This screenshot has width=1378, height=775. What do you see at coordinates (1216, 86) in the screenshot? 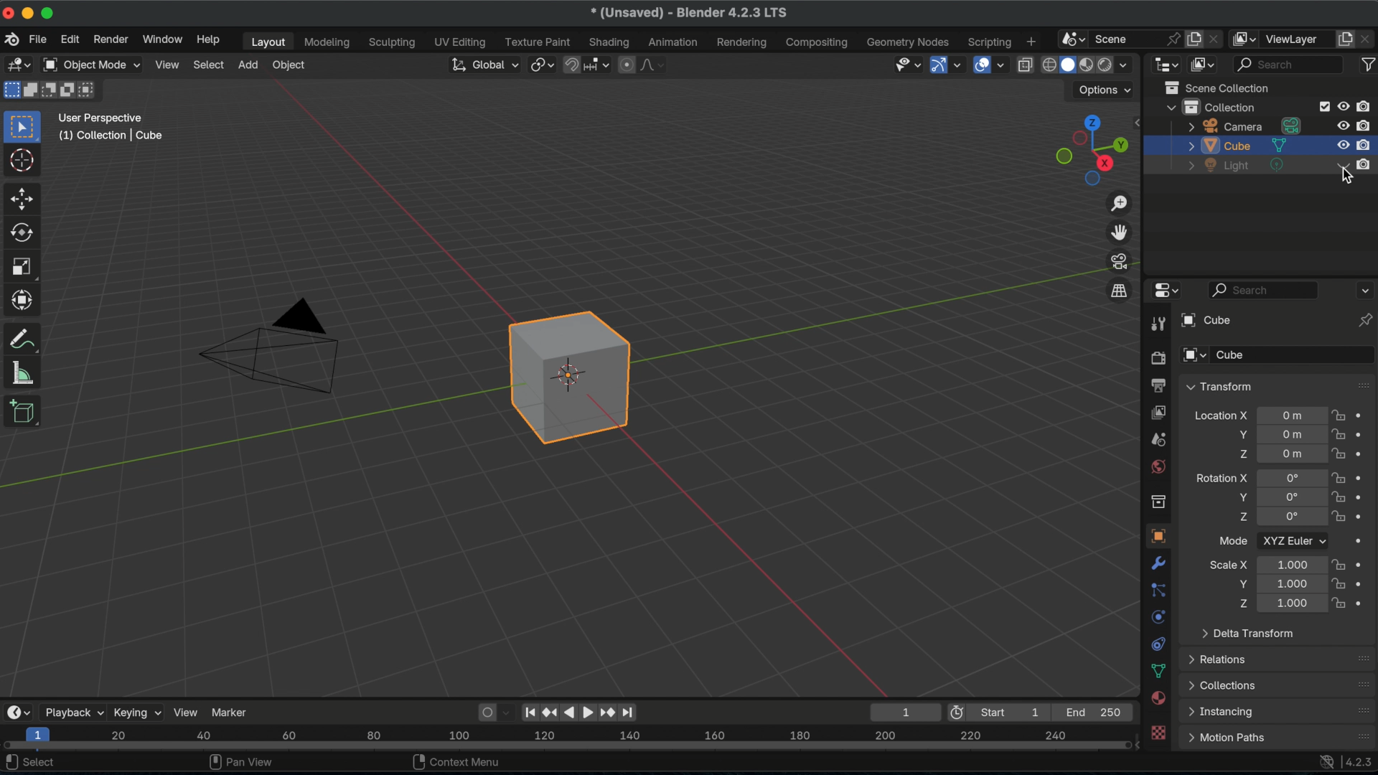
I see `scene collection` at bounding box center [1216, 86].